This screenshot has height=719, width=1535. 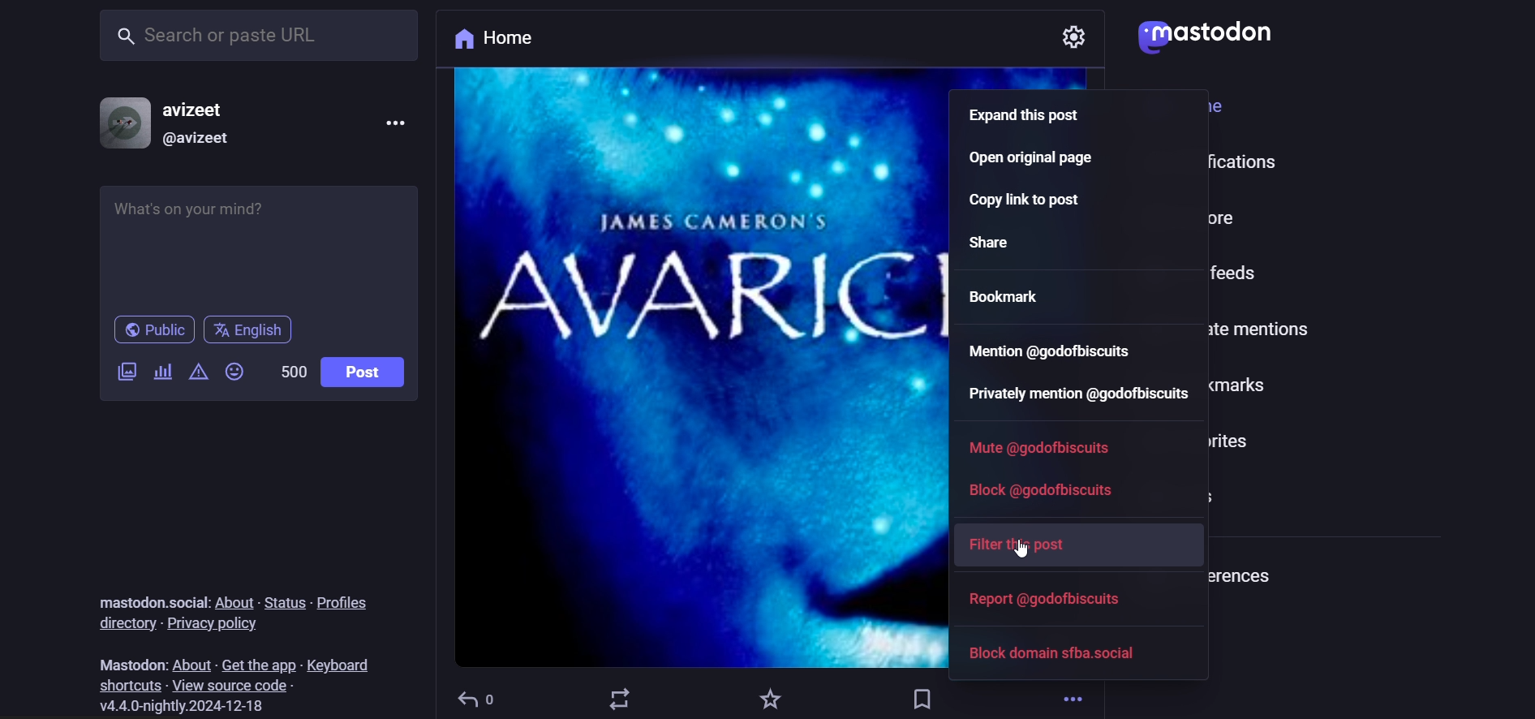 I want to click on get the app, so click(x=254, y=665).